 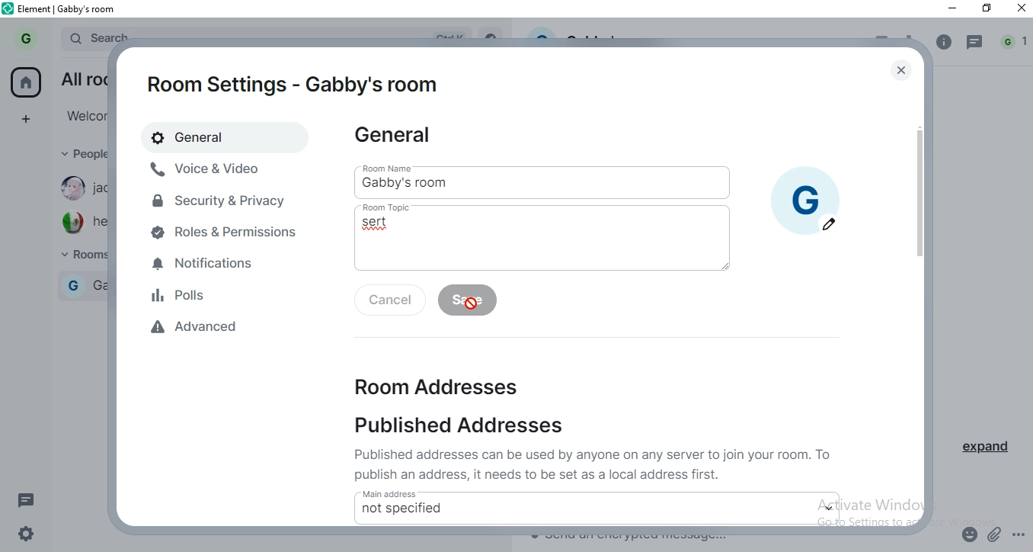 What do you see at coordinates (403, 509) in the screenshot?
I see `not specified` at bounding box center [403, 509].